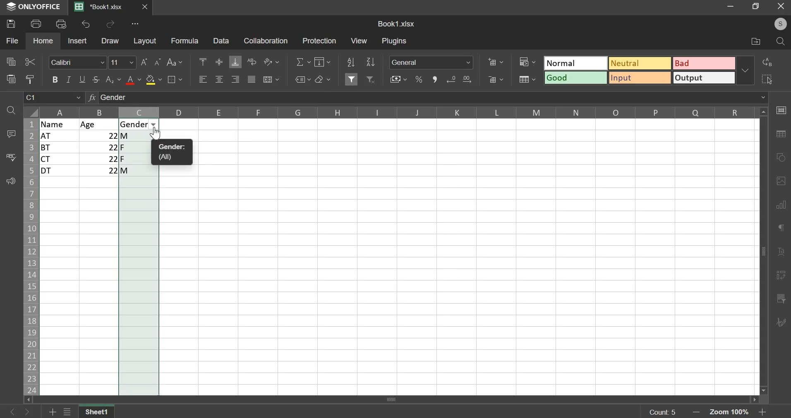 This screenshot has height=418, width=791. Describe the element at coordinates (55, 78) in the screenshot. I see `bold` at that location.